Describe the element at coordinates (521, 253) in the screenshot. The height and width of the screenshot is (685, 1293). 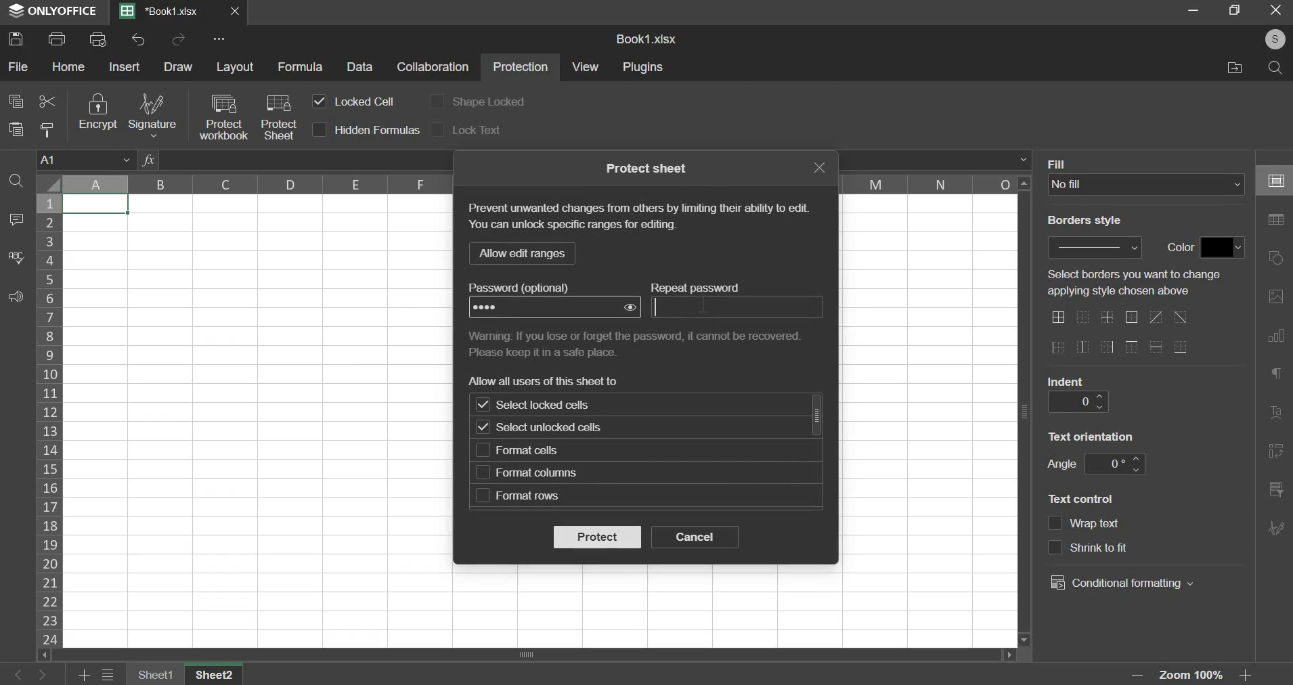
I see `llow edit range` at that location.